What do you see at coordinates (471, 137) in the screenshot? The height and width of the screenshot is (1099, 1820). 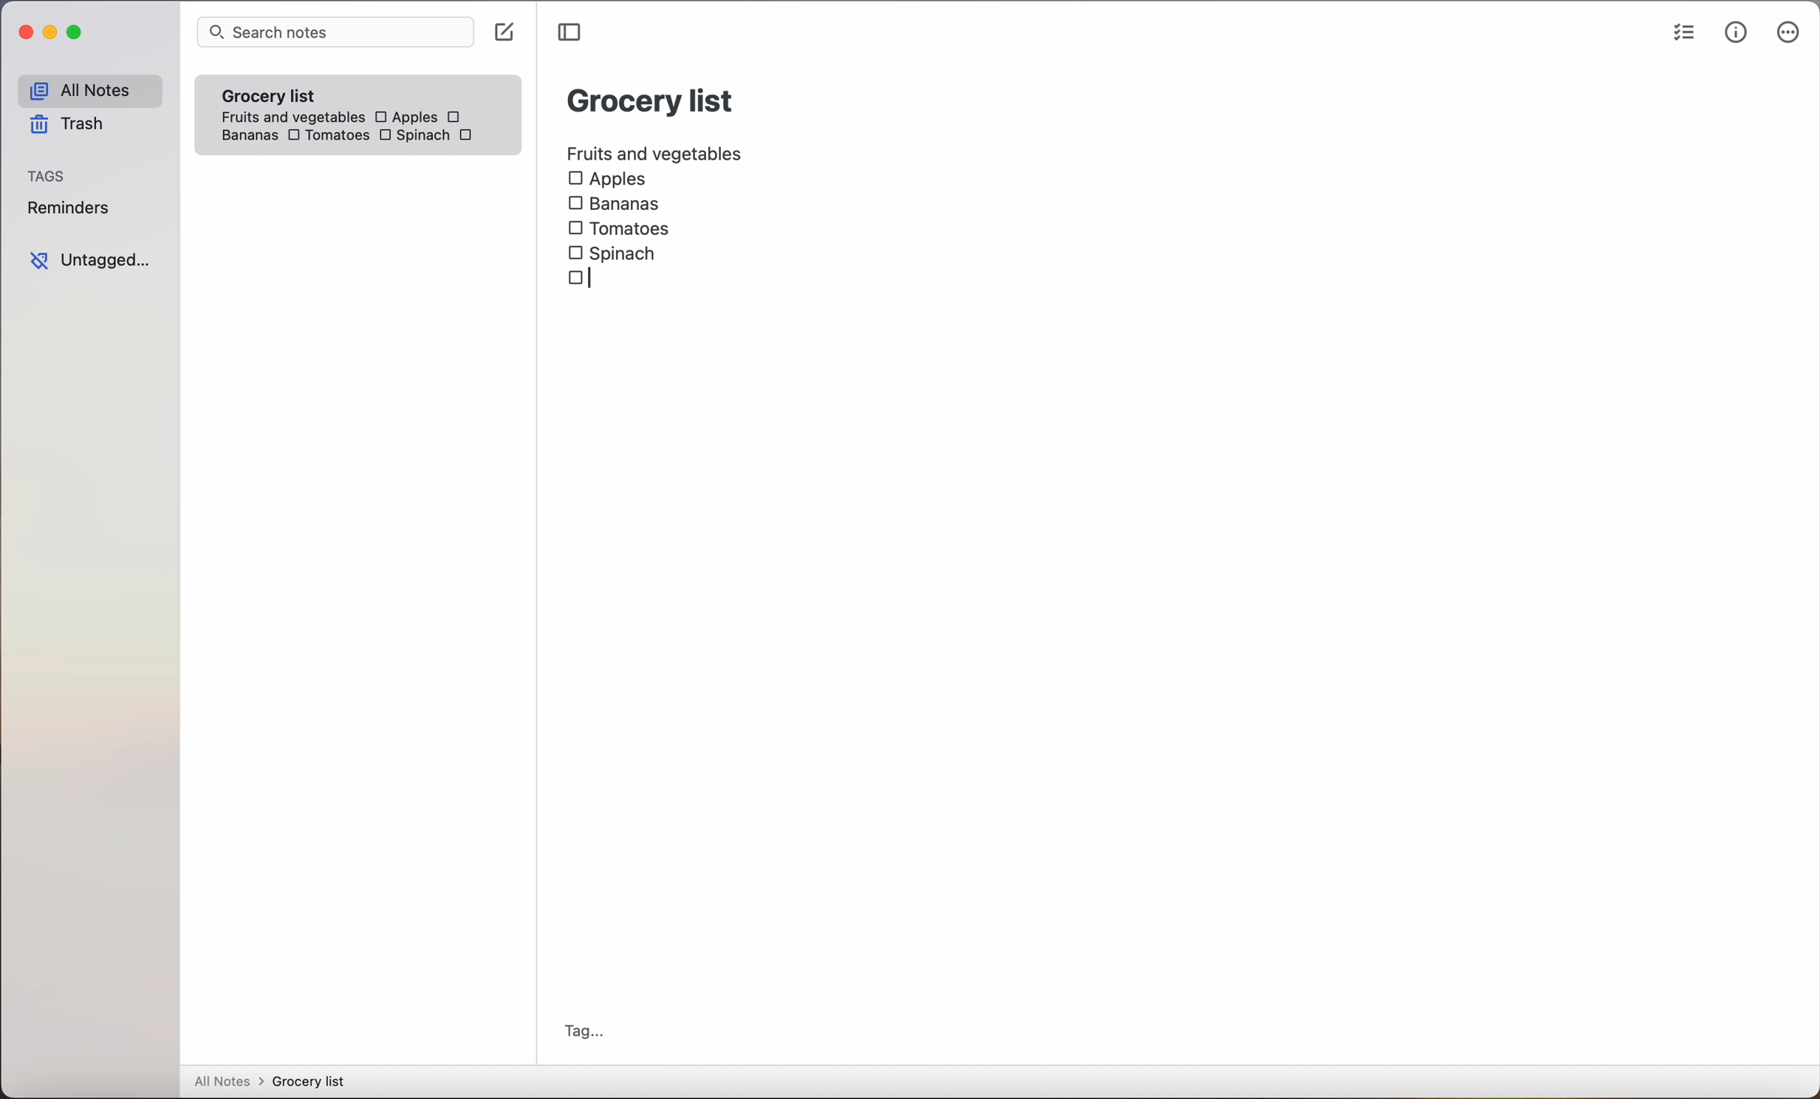 I see `checkbox` at bounding box center [471, 137].